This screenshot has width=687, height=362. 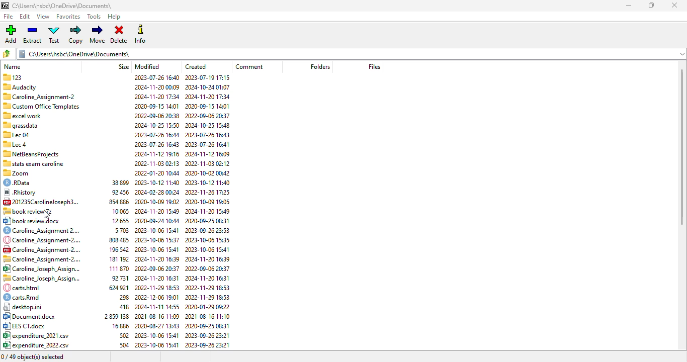 What do you see at coordinates (7, 53) in the screenshot?
I see `browse folders` at bounding box center [7, 53].